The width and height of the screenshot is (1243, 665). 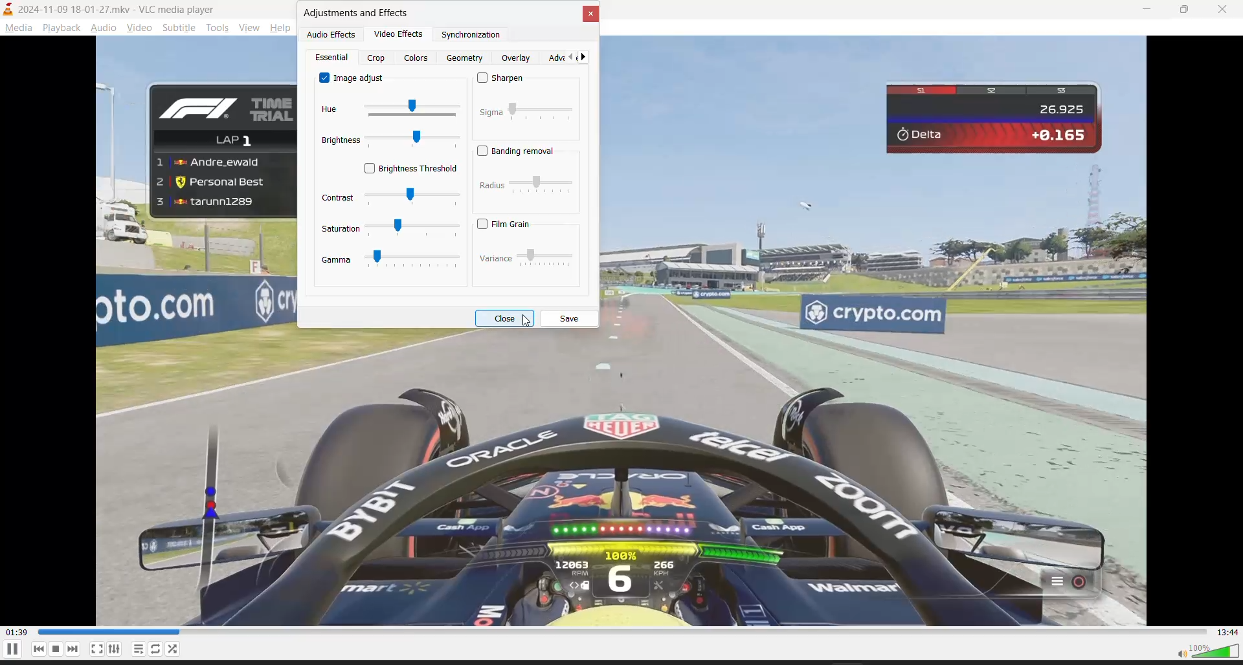 I want to click on next, so click(x=73, y=648).